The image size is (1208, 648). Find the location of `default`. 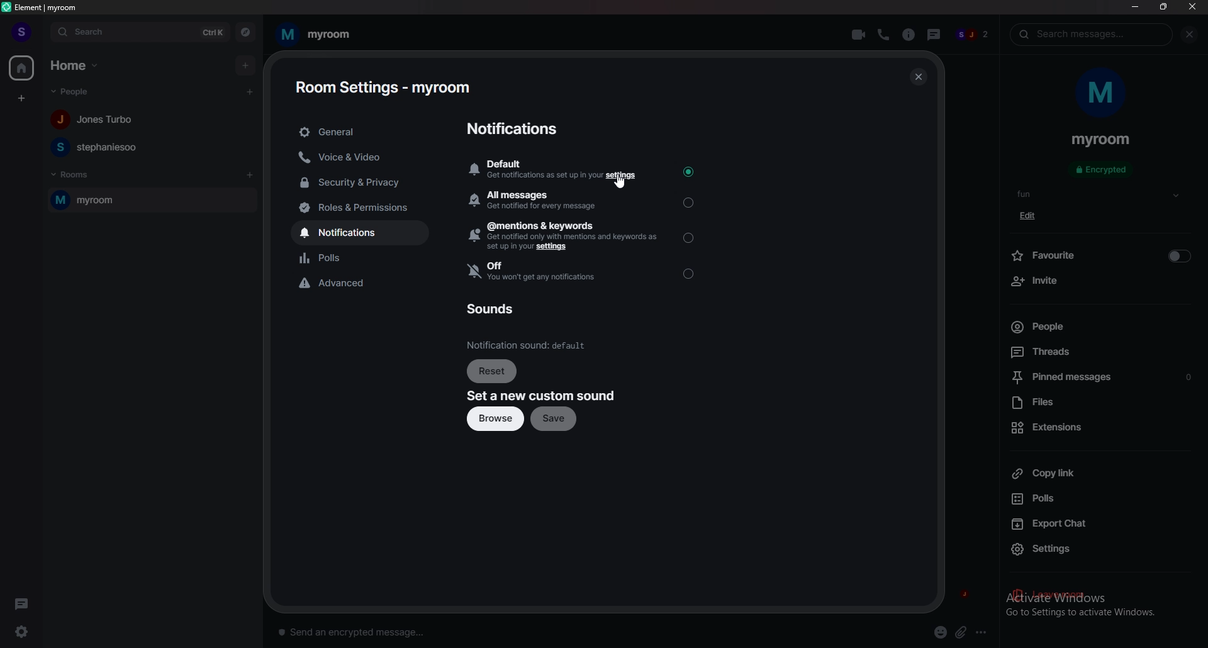

default is located at coordinates (583, 169).